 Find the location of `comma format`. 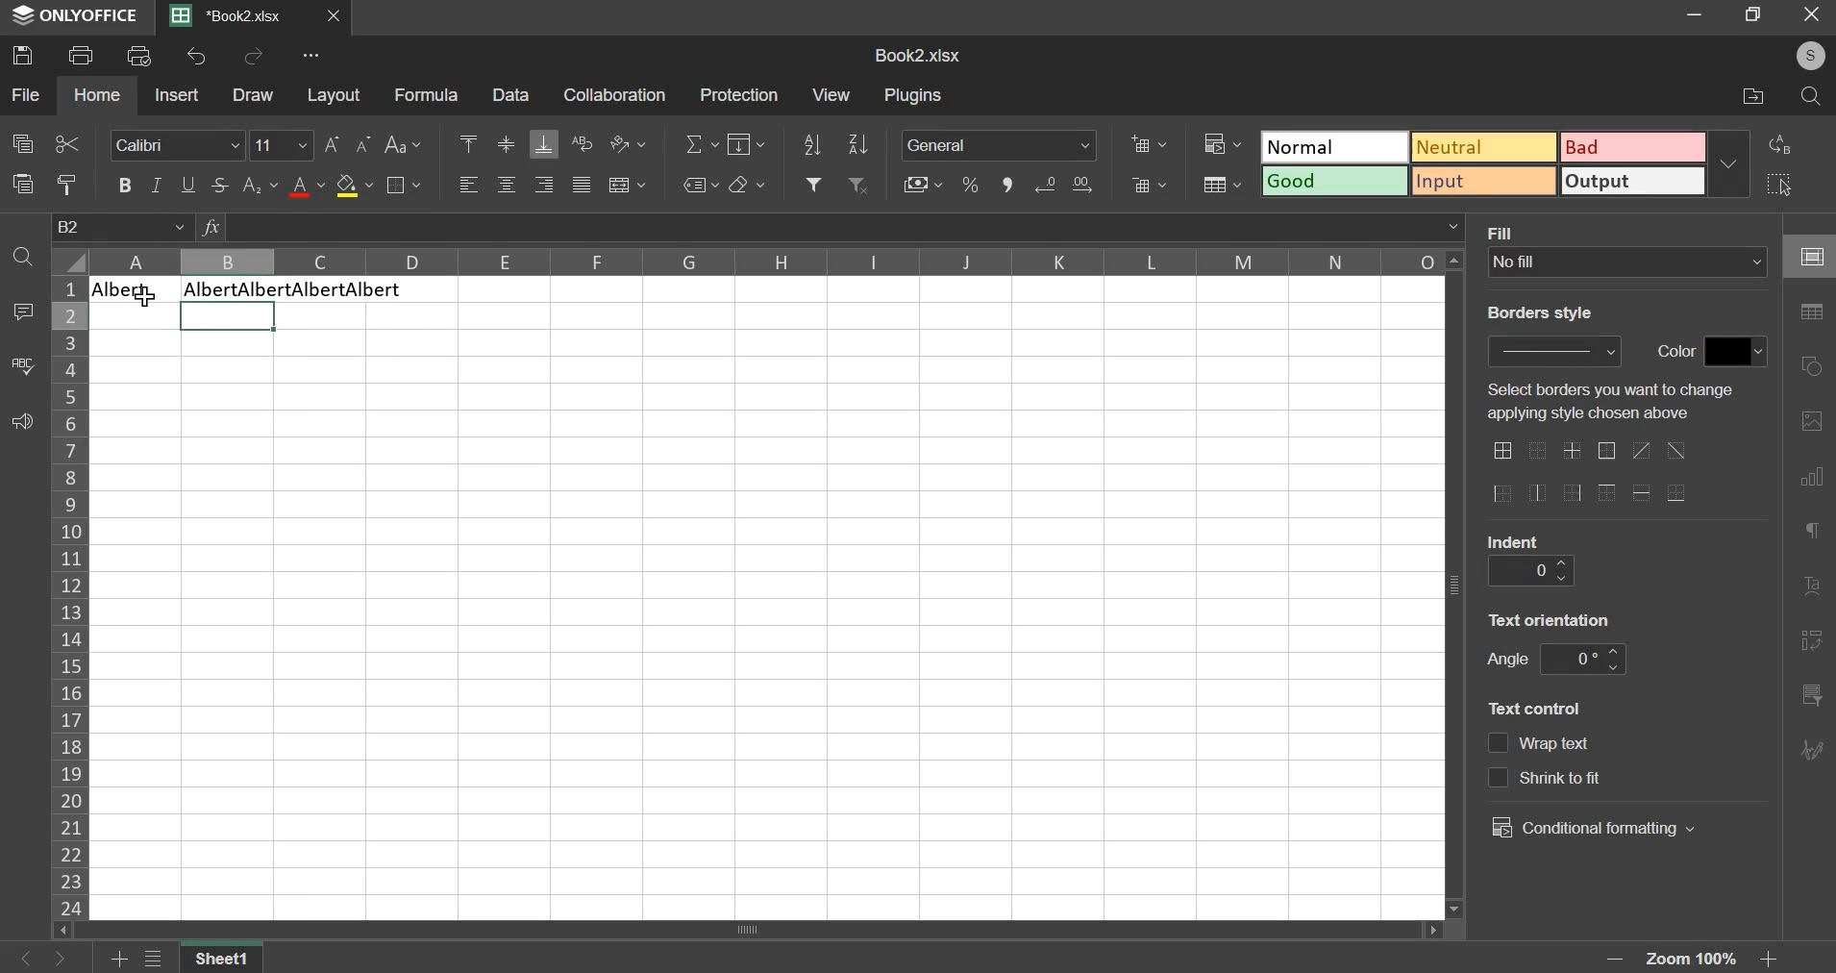

comma format is located at coordinates (1006, 183).